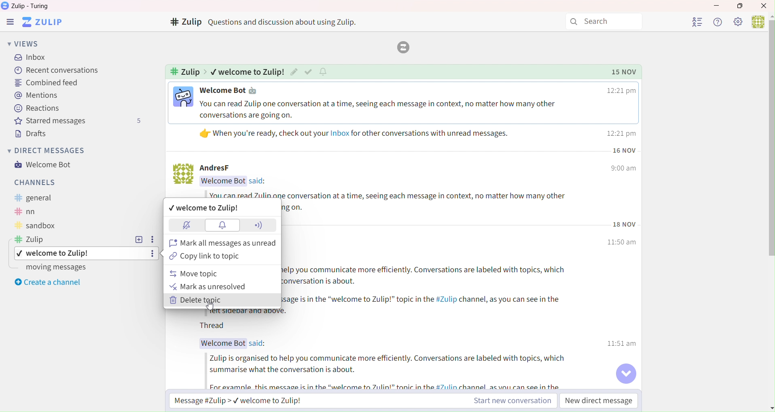 Image resolution: width=775 pixels, height=412 pixels. I want to click on Delete topic, so click(195, 300).